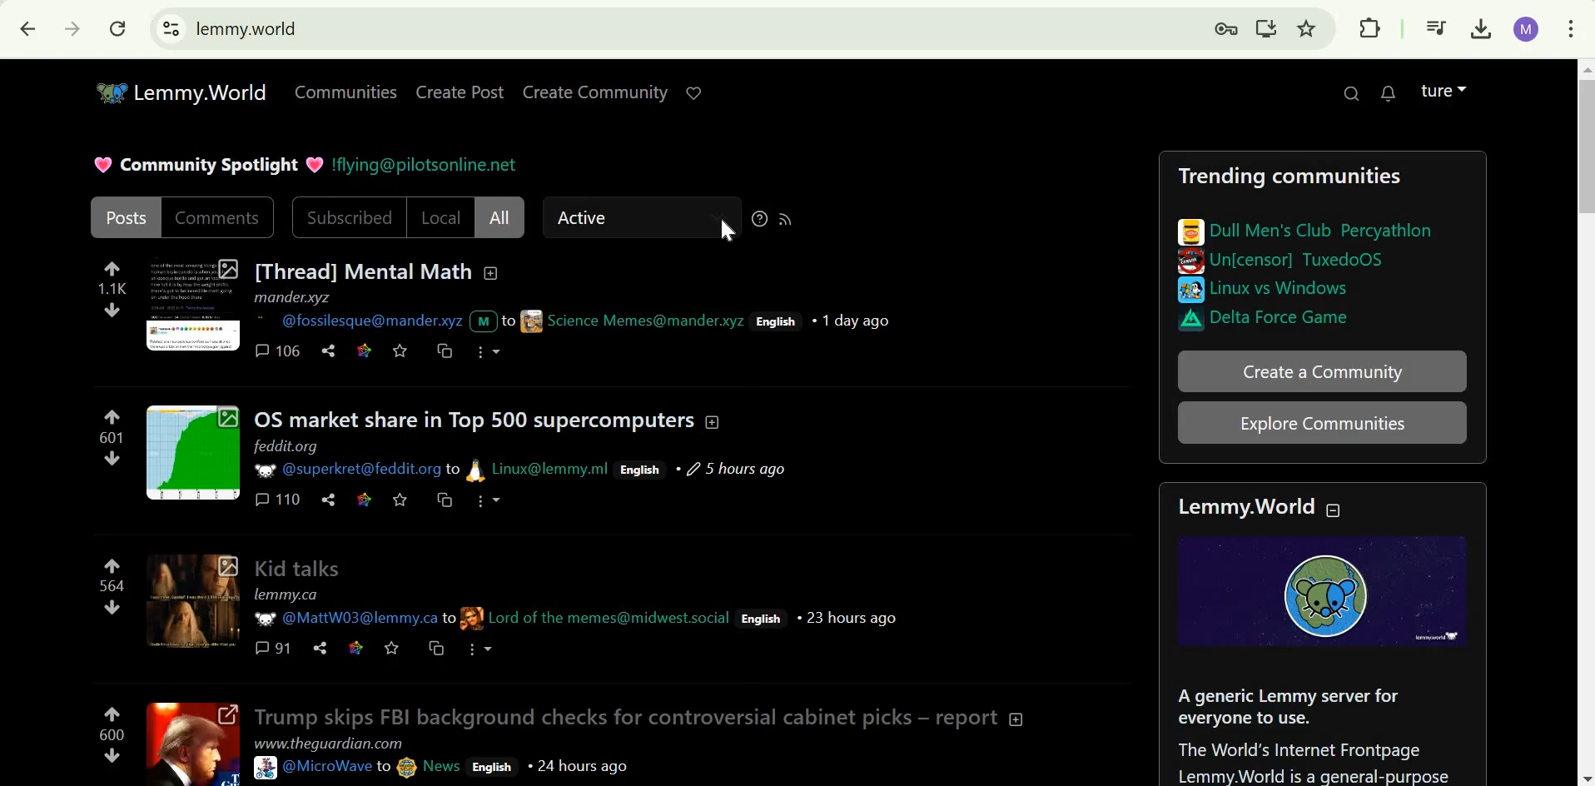 This screenshot has height=786, width=1595. Describe the element at coordinates (348, 92) in the screenshot. I see `communities` at that location.